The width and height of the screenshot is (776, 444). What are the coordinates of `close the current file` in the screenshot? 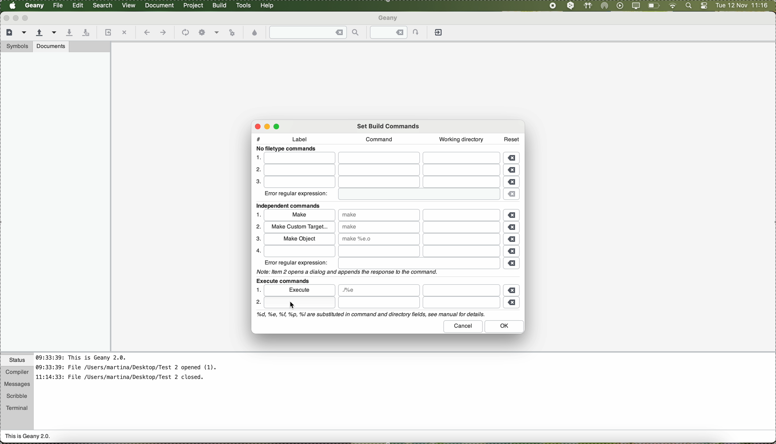 It's located at (124, 33).